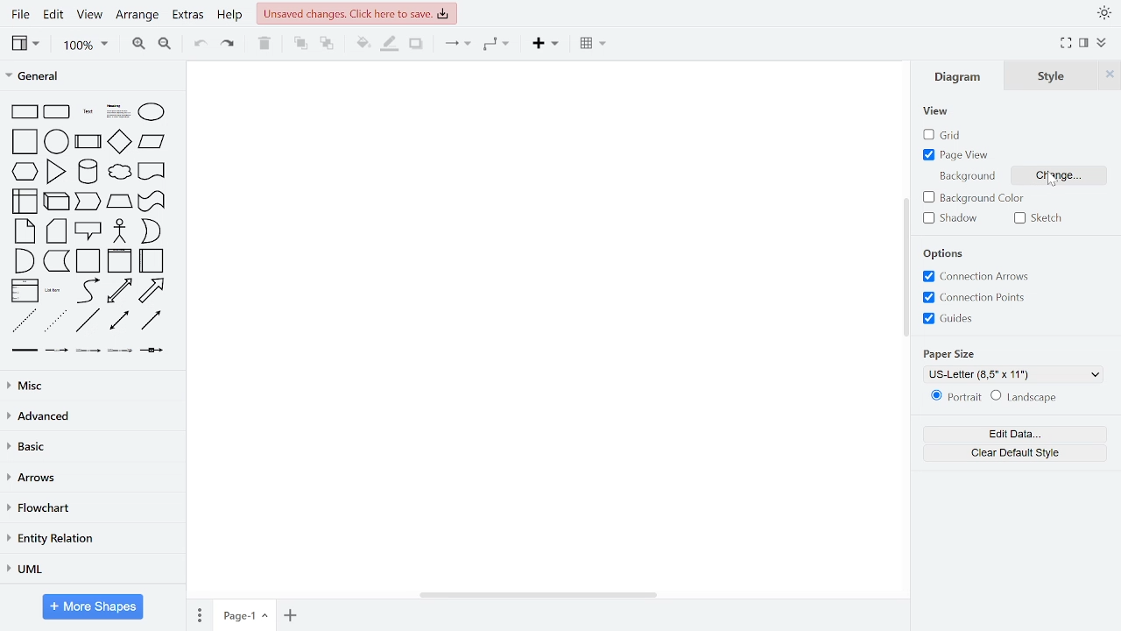 This screenshot has width=1121, height=631. I want to click on general shapes, so click(114, 110).